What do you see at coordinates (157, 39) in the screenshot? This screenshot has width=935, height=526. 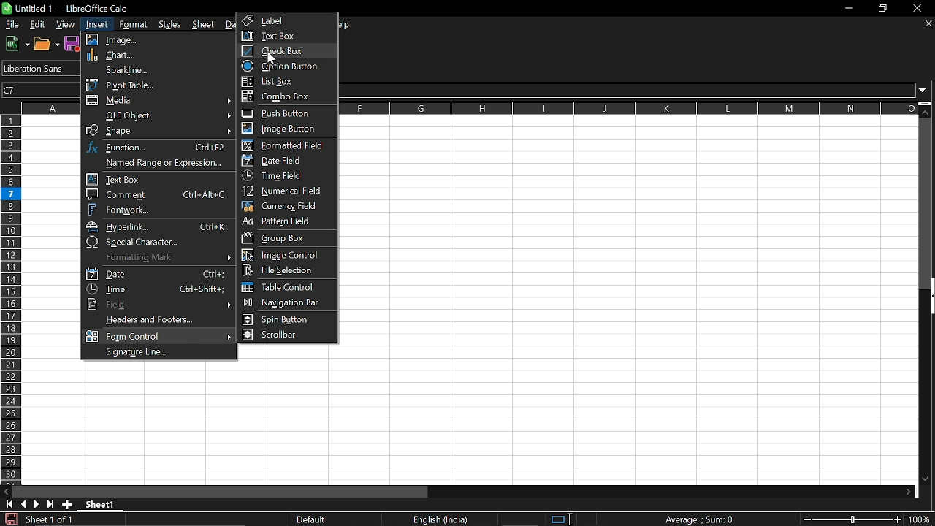 I see `Image` at bounding box center [157, 39].